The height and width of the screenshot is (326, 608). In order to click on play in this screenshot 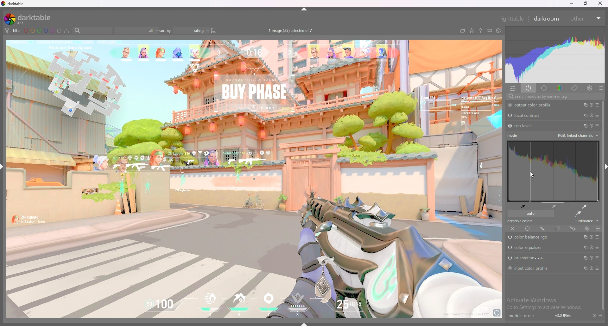, I will do `click(592, 247)`.